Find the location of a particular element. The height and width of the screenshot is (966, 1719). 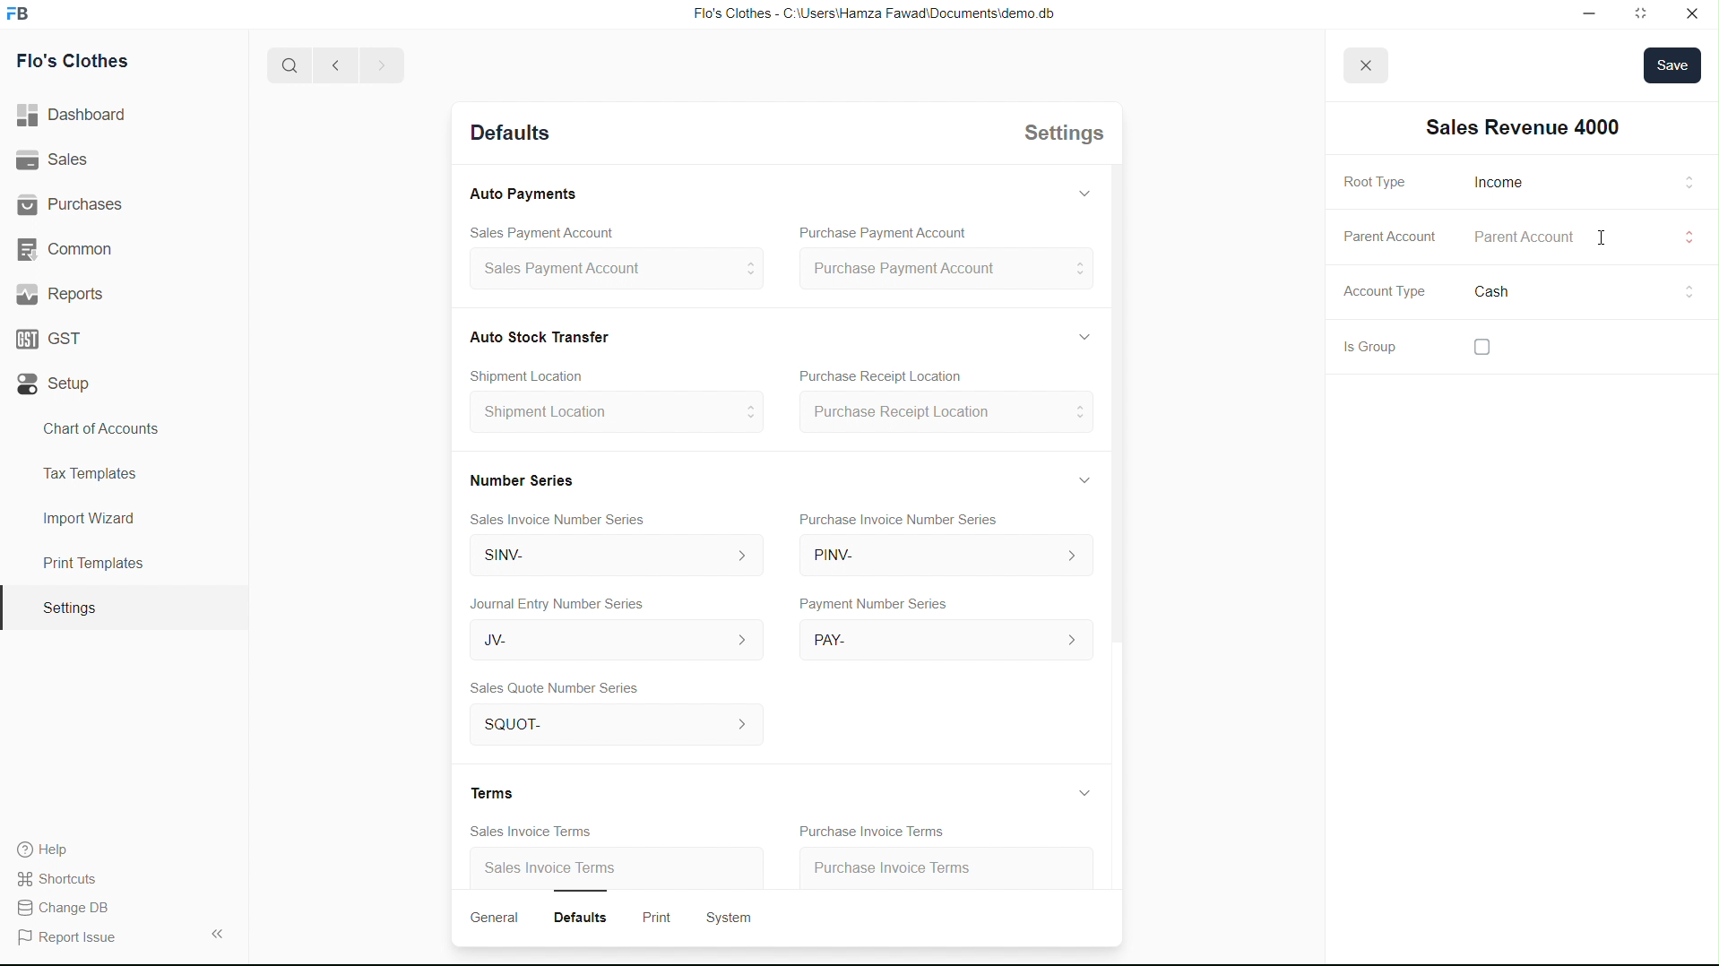

PINV- is located at coordinates (943, 559).